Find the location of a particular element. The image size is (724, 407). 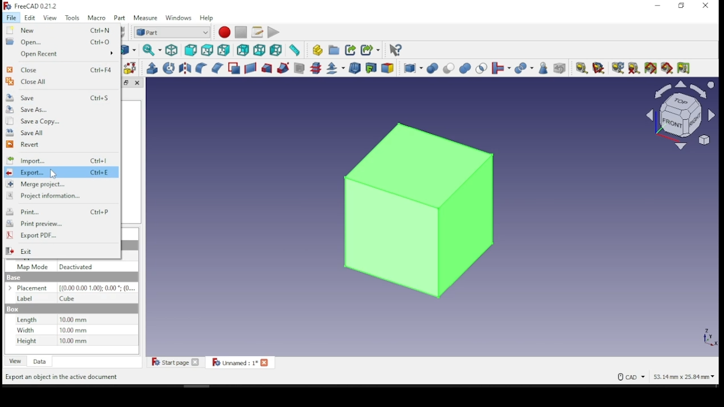

export is located at coordinates (61, 172).